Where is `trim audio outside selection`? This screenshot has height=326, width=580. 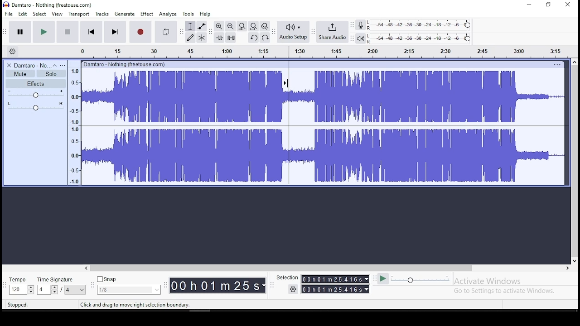 trim audio outside selection is located at coordinates (219, 37).